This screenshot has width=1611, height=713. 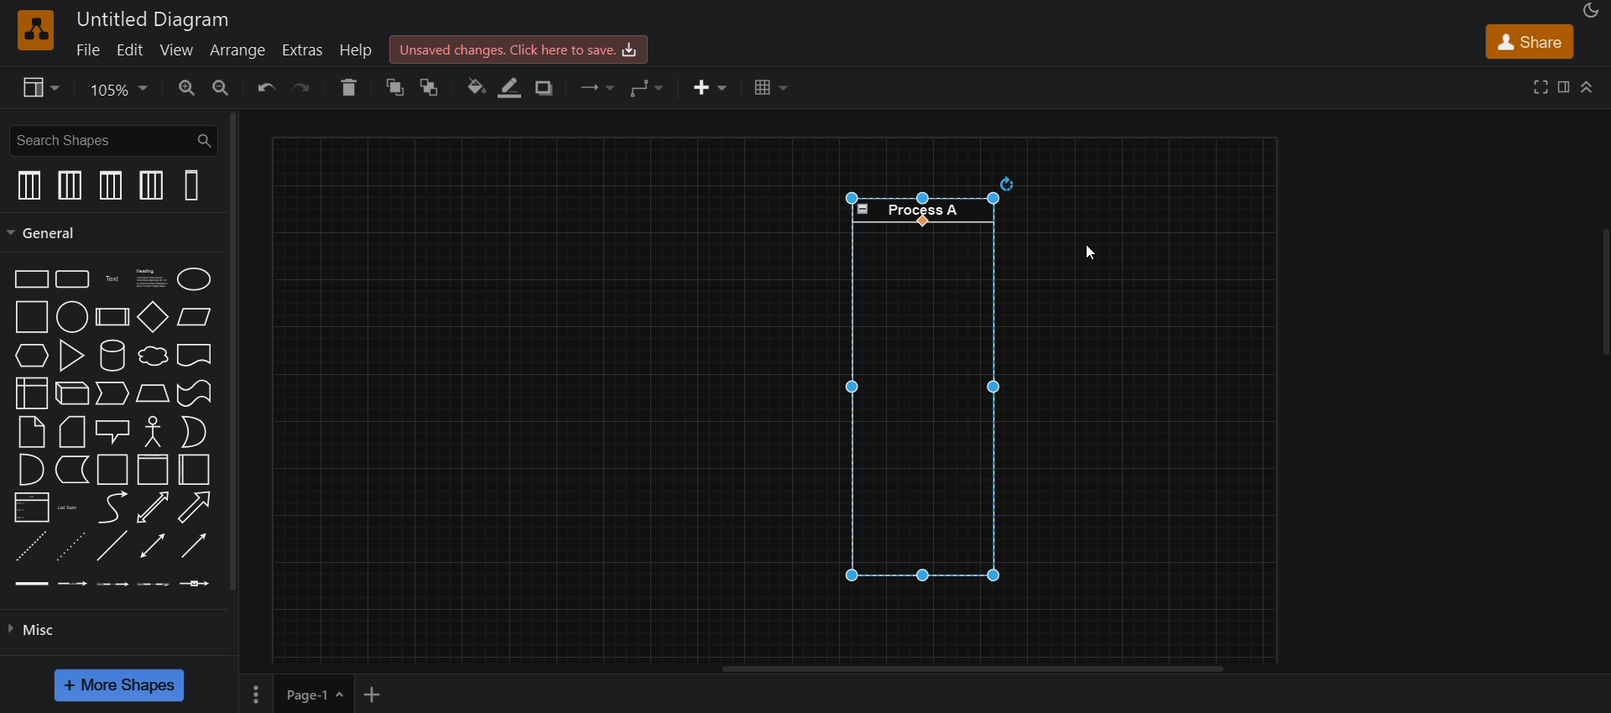 I want to click on to back, so click(x=433, y=89).